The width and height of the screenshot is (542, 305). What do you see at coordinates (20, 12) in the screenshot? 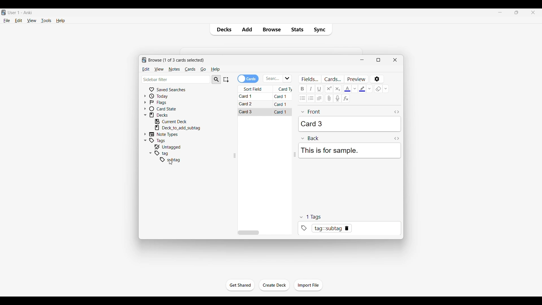
I see `User 1 - Anki` at bounding box center [20, 12].